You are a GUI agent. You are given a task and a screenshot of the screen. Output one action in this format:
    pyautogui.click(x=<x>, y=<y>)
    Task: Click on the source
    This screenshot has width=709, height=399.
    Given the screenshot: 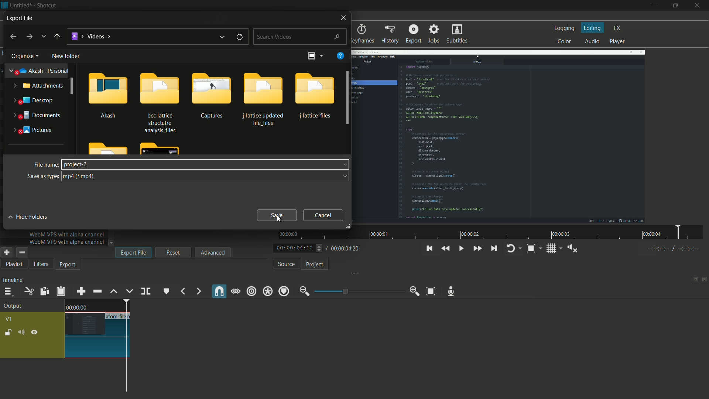 What is the action you would take?
    pyautogui.click(x=286, y=265)
    